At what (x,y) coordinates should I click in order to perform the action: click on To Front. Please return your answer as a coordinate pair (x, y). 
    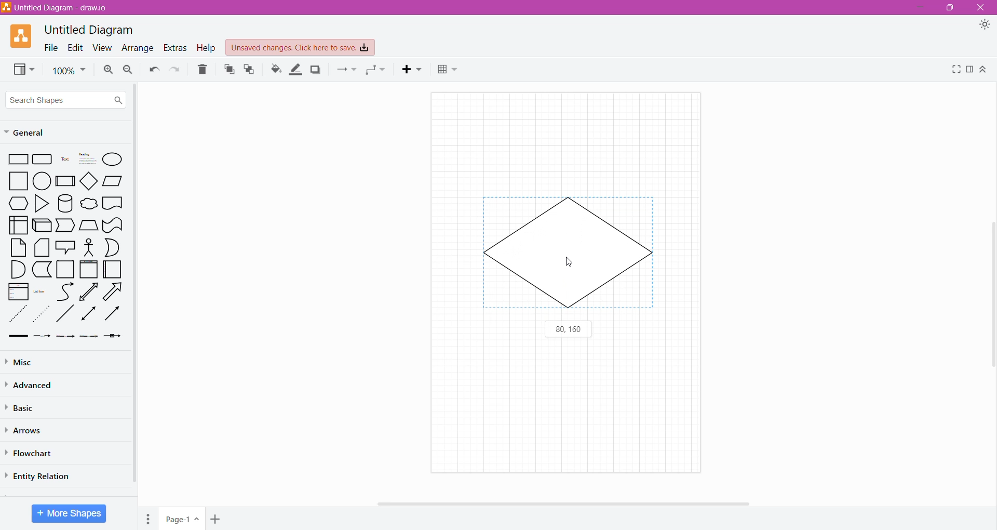
    Looking at the image, I should click on (228, 70).